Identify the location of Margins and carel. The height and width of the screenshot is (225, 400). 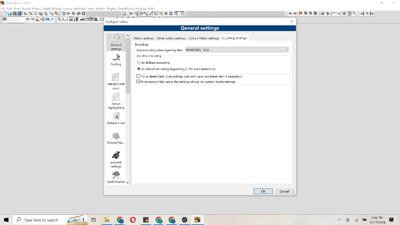
(116, 81).